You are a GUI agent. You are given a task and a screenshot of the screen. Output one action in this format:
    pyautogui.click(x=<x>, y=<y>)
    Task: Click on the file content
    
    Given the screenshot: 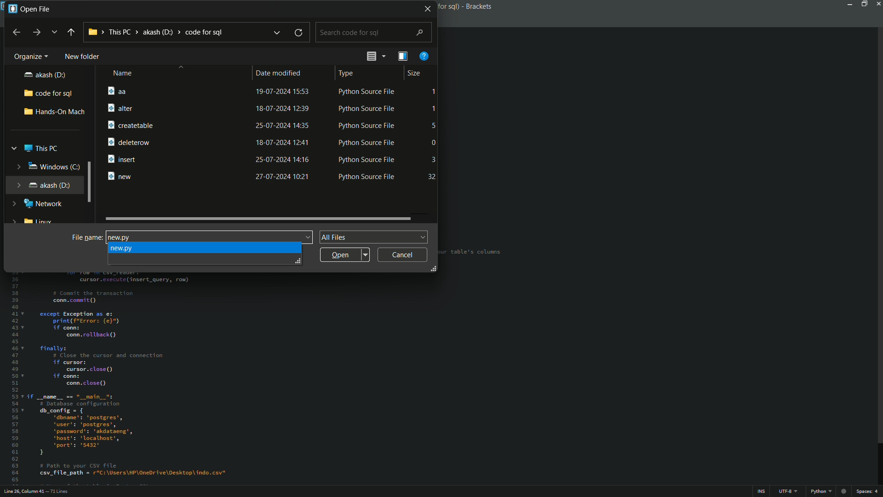 What is the action you would take?
    pyautogui.click(x=267, y=376)
    